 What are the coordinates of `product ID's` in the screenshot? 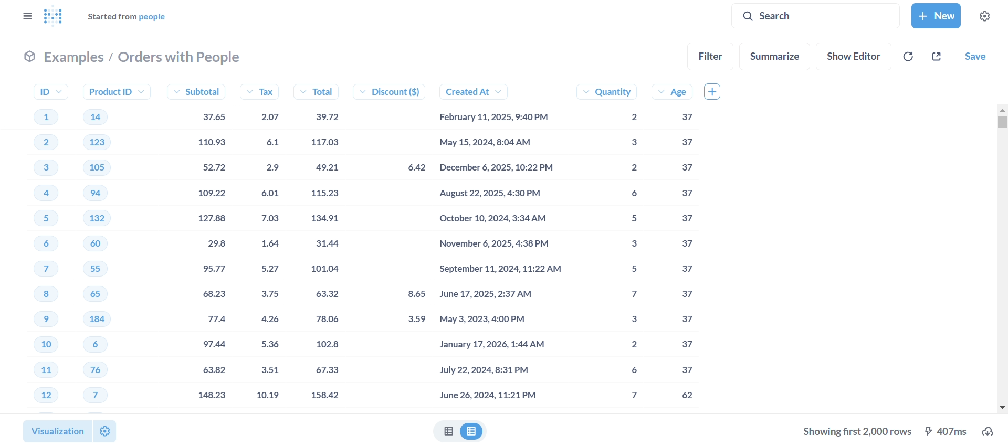 It's located at (117, 247).